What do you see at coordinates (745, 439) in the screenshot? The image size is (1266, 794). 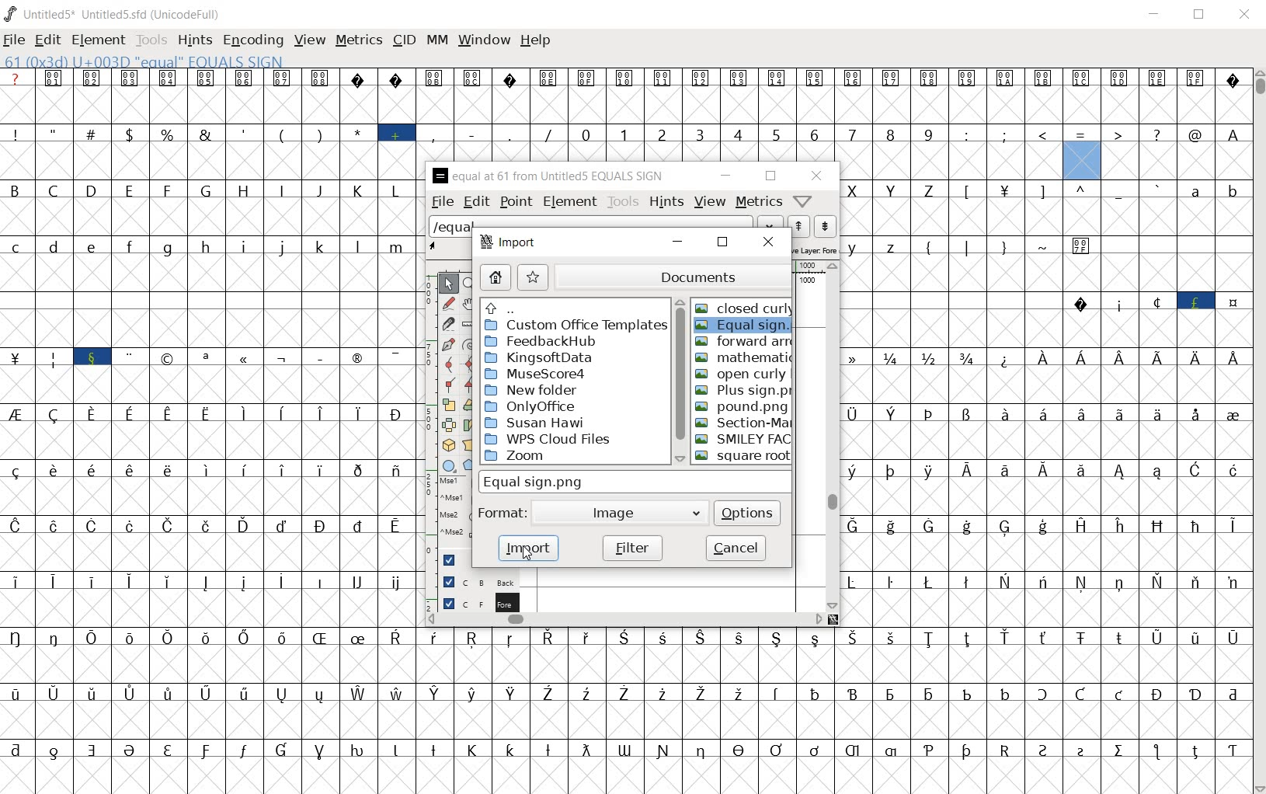 I see `SMILEY FACE` at bounding box center [745, 439].